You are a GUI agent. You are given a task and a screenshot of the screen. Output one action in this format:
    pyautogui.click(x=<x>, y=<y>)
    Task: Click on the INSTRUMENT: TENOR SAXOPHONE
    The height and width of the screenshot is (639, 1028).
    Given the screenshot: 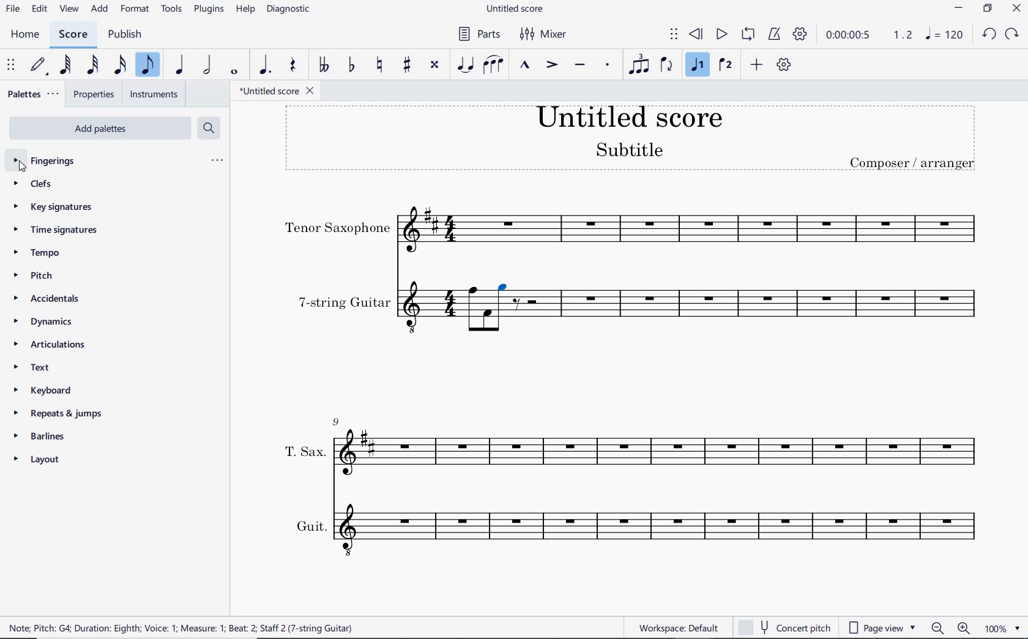 What is the action you would take?
    pyautogui.click(x=633, y=229)
    